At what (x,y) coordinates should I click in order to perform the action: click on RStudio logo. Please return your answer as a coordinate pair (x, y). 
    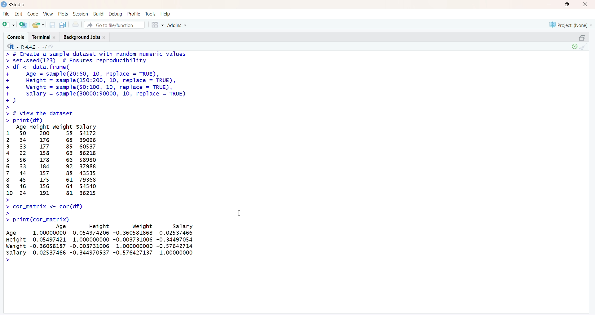
    Looking at the image, I should click on (11, 46).